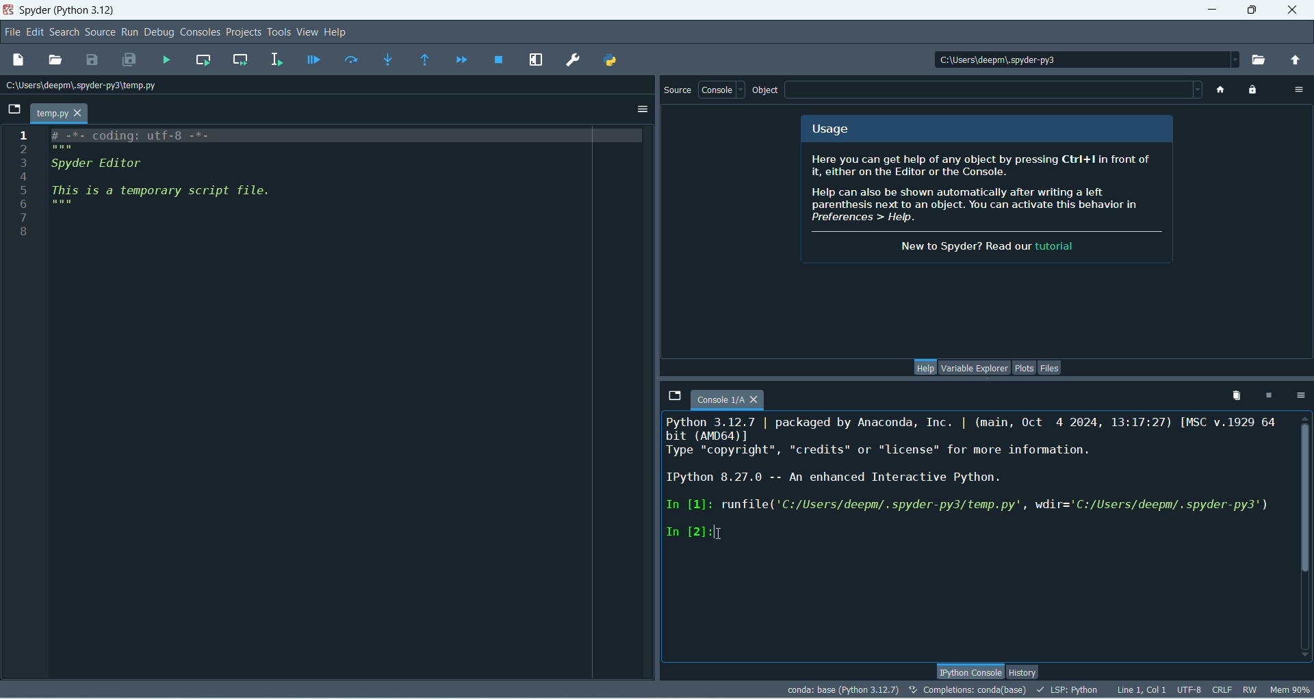  What do you see at coordinates (92, 60) in the screenshot?
I see `save` at bounding box center [92, 60].